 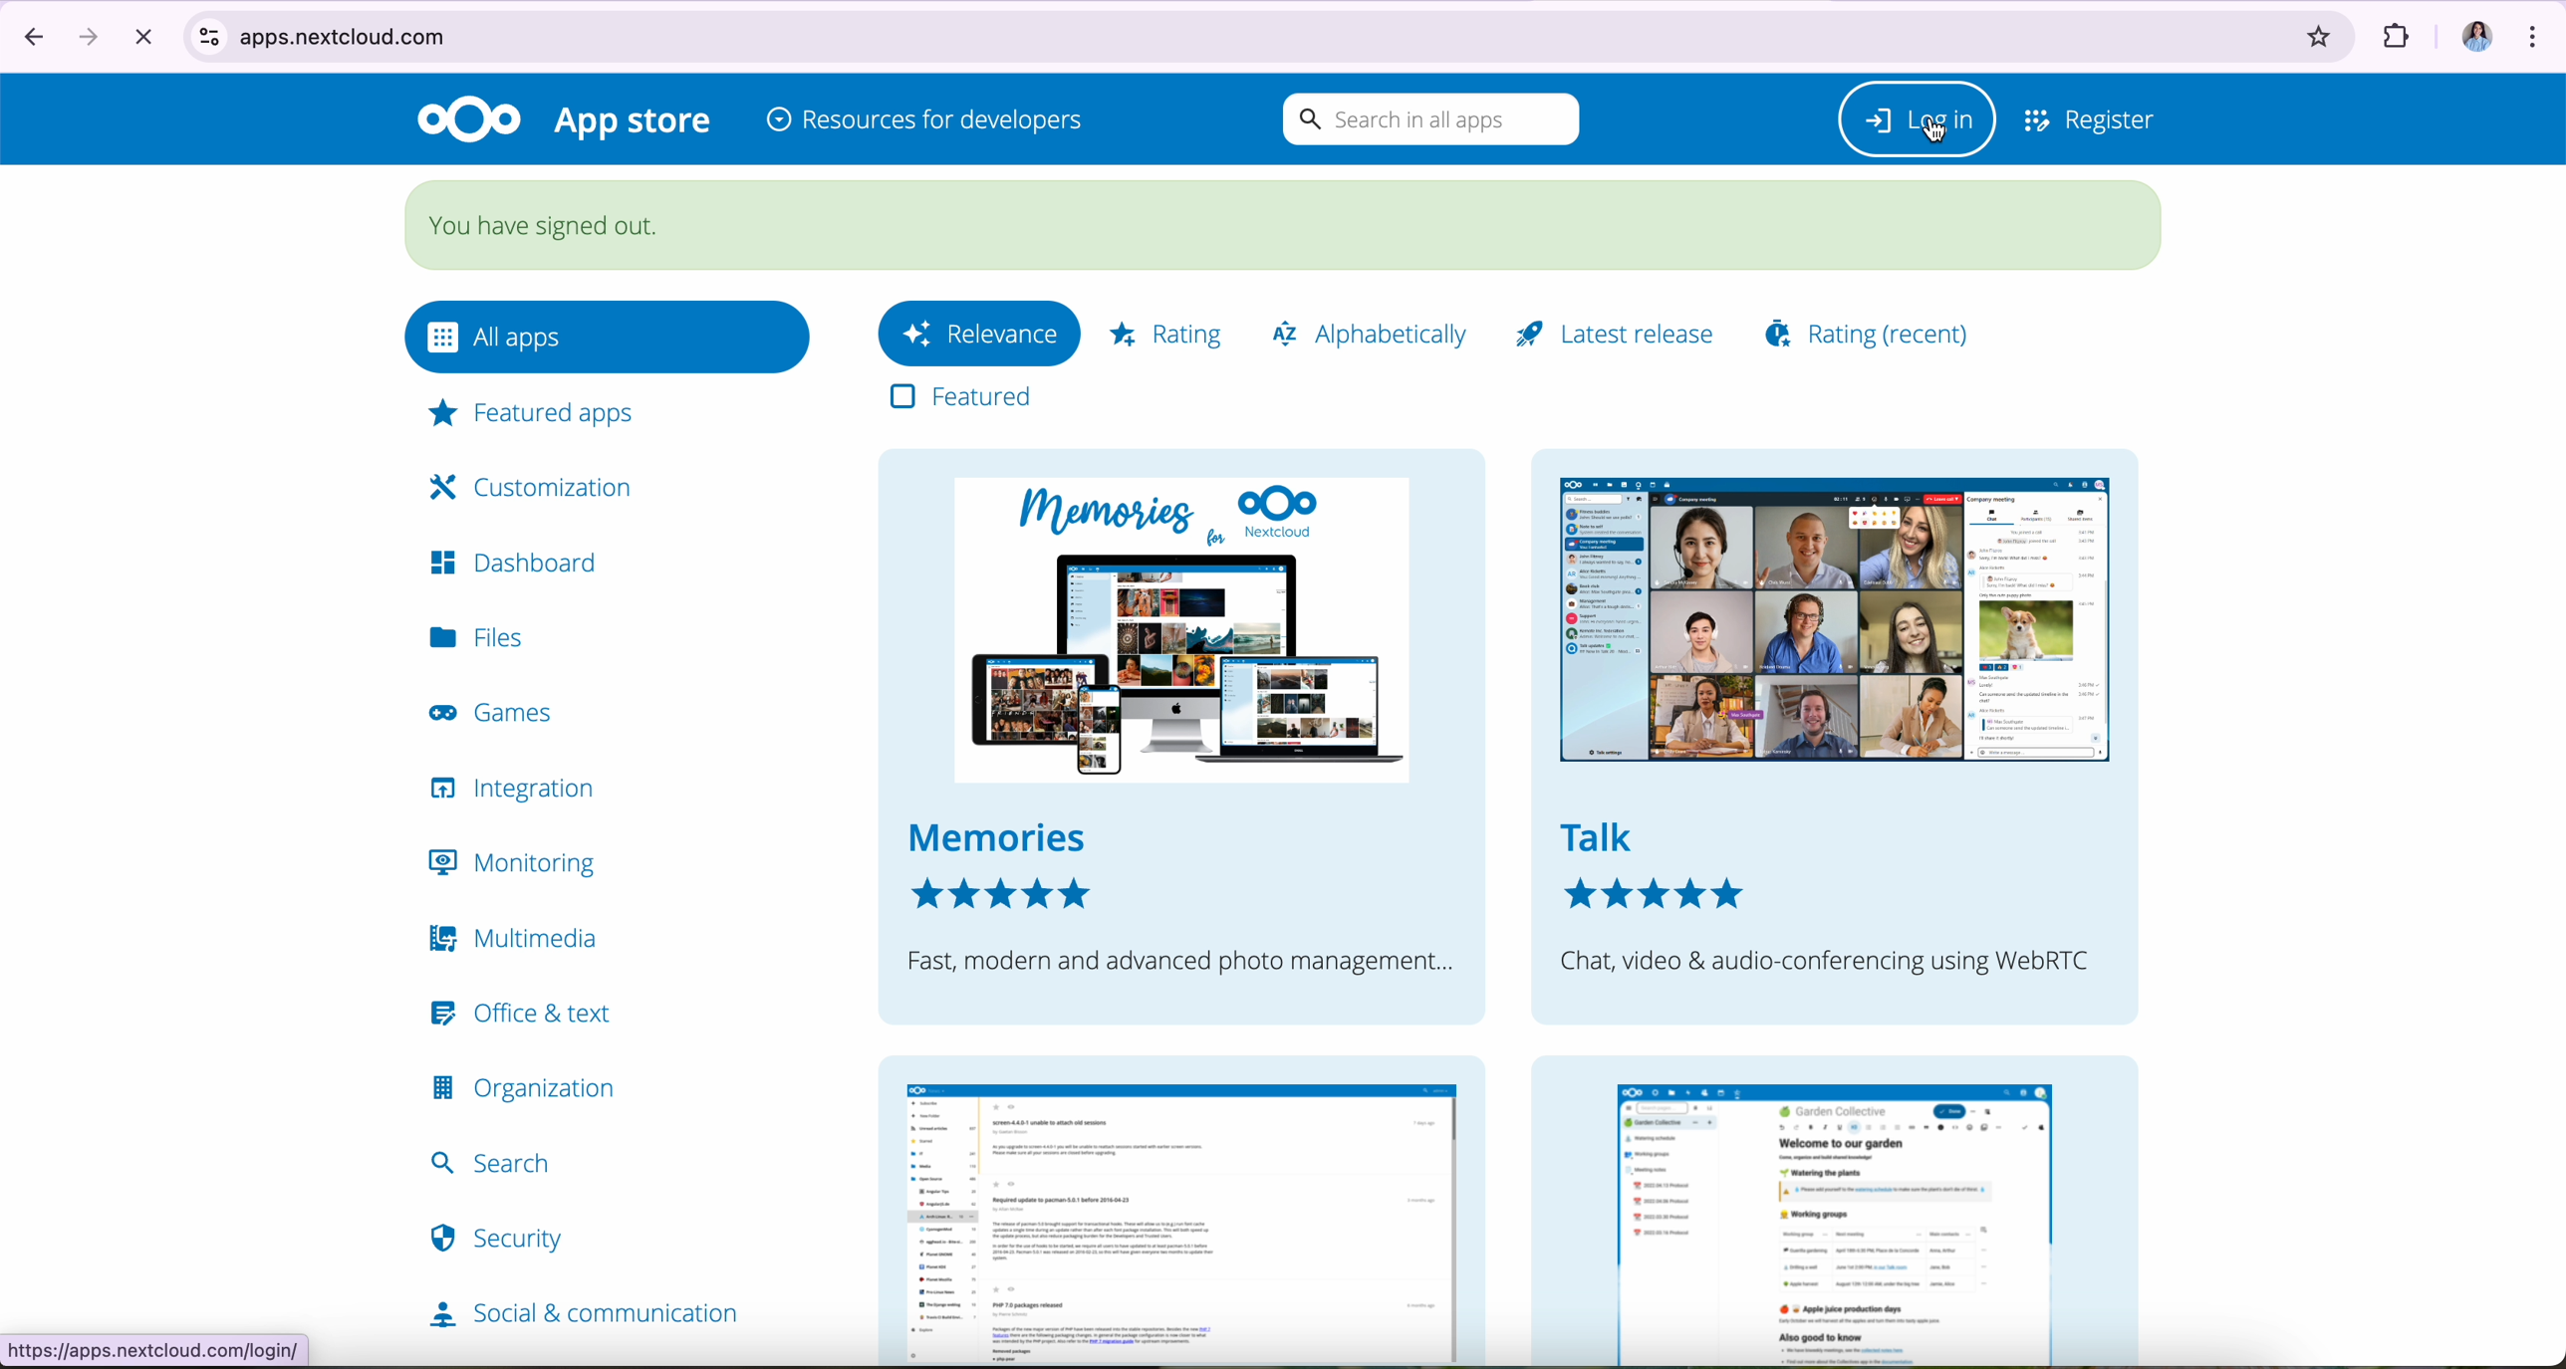 I want to click on favorites, so click(x=2315, y=40).